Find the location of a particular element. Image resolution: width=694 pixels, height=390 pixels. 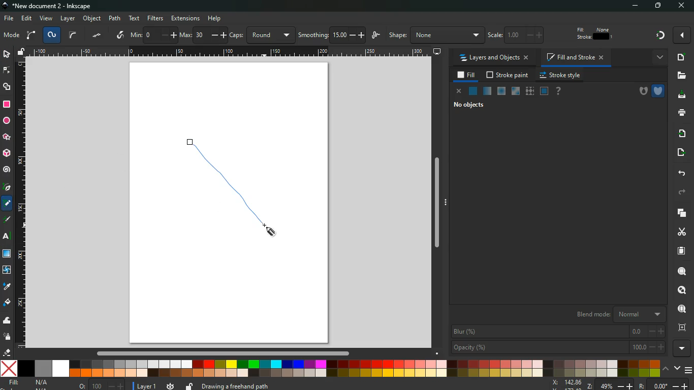

shape is located at coordinates (434, 36).